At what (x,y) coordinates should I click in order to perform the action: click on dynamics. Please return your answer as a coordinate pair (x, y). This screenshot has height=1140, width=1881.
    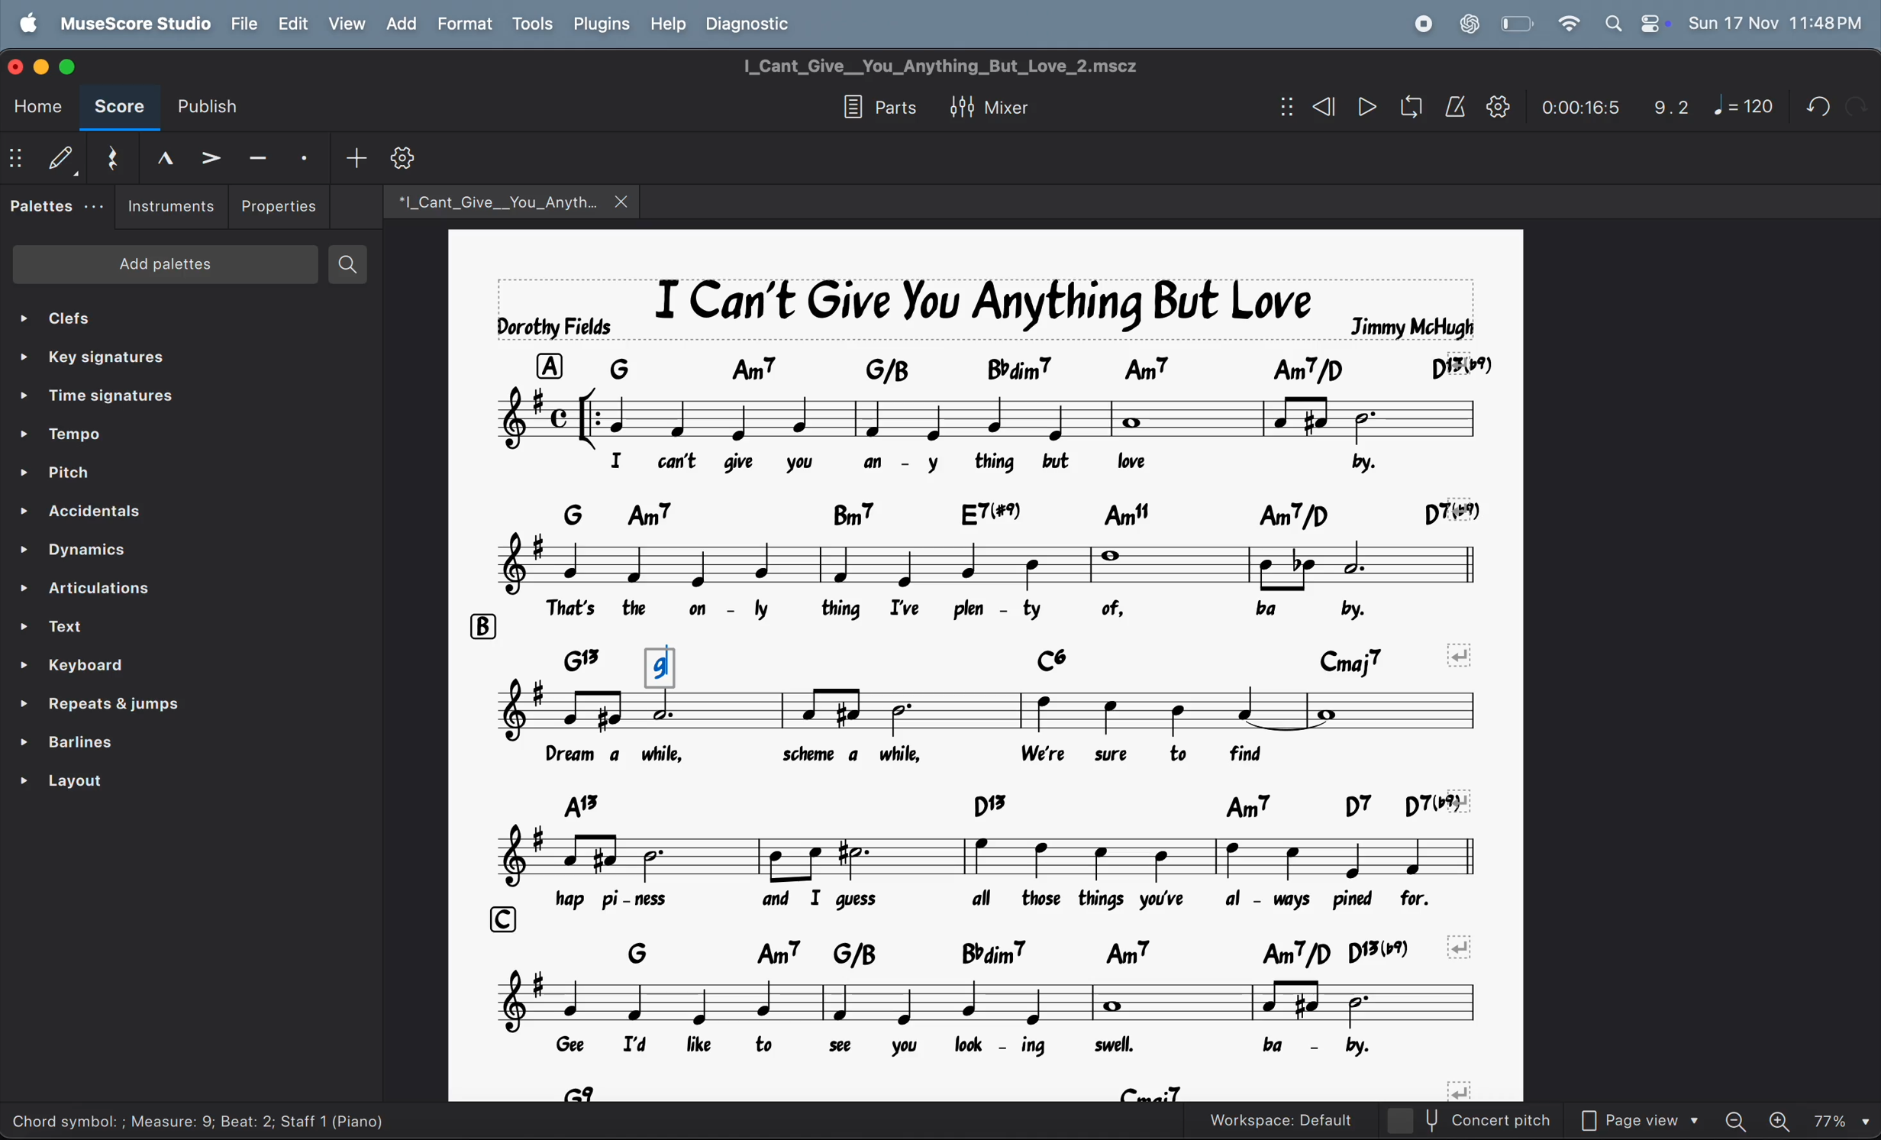
    Looking at the image, I should click on (165, 554).